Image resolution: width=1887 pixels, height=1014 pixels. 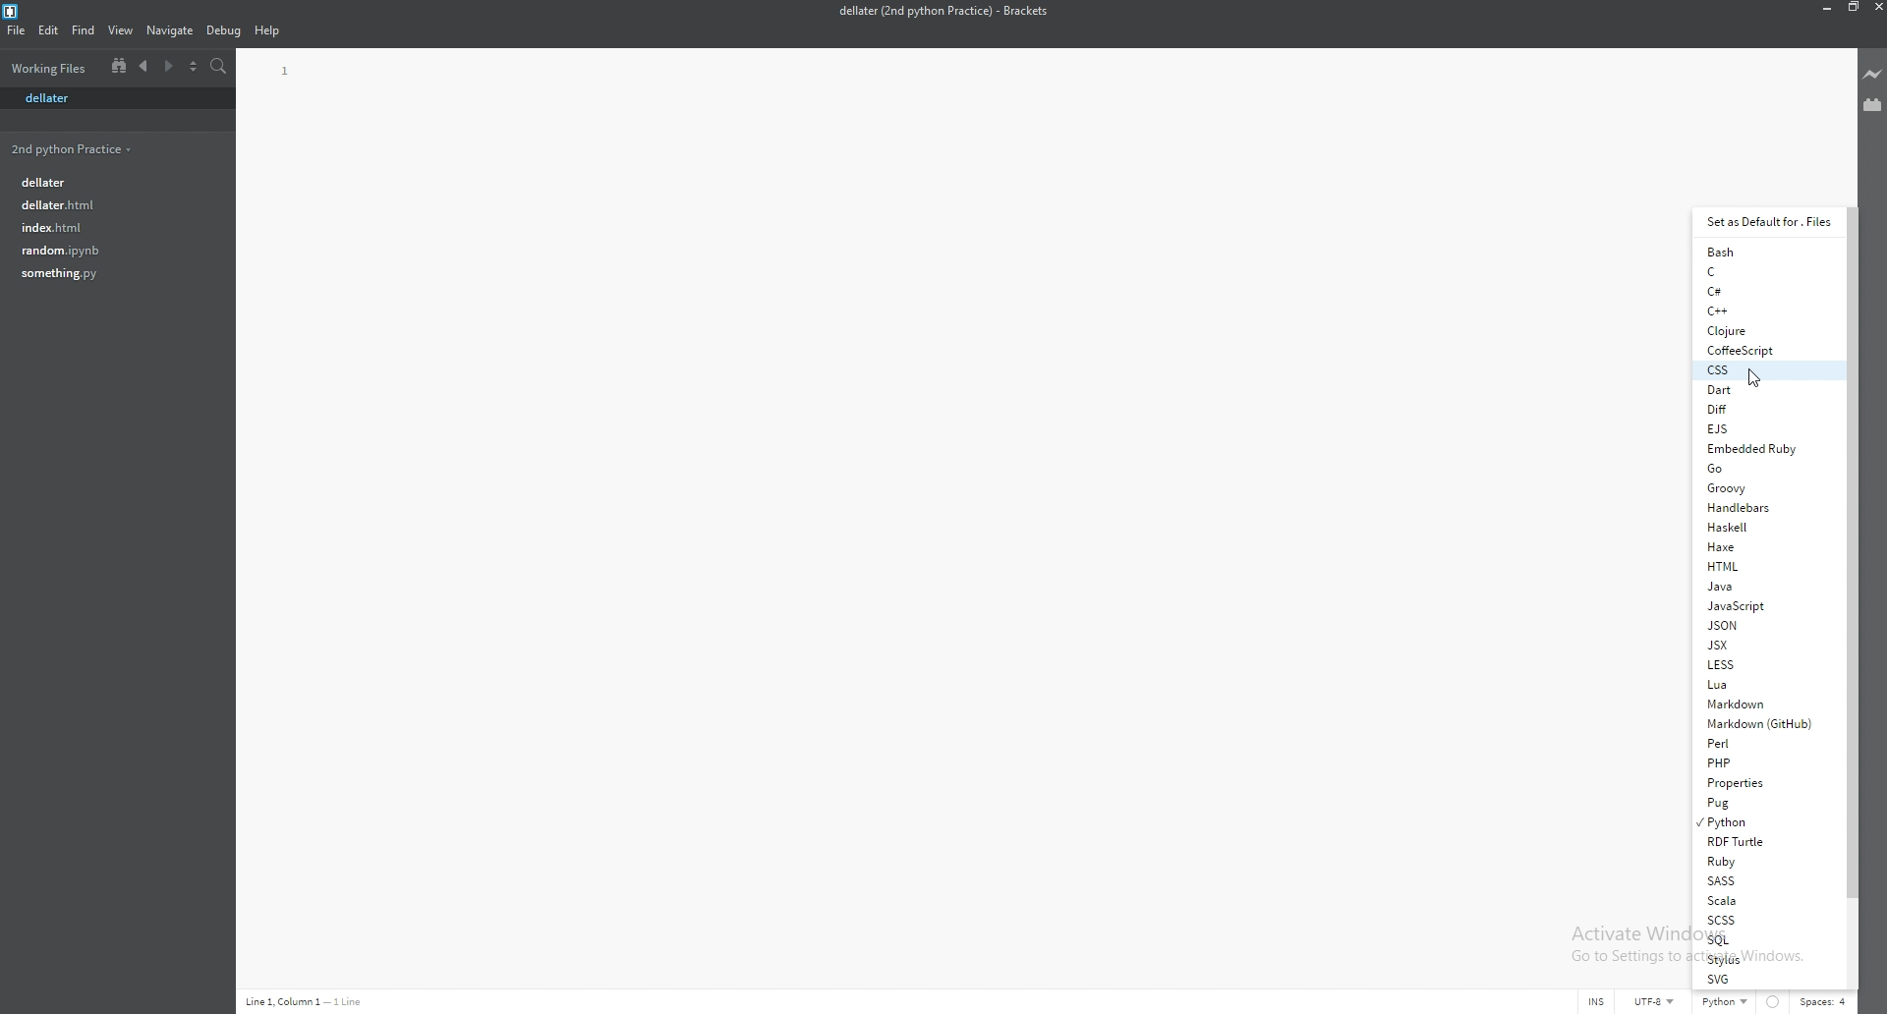 I want to click on brackets, so click(x=12, y=12).